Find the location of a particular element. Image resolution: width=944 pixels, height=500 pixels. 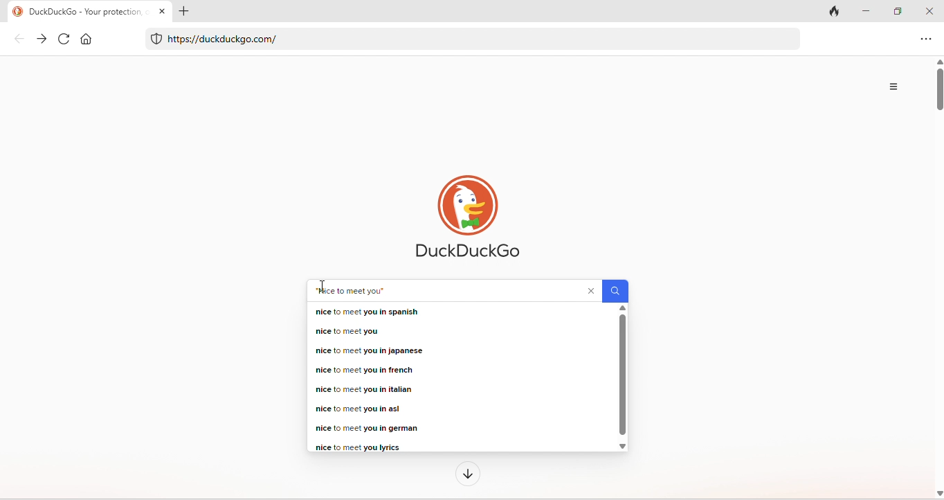

track tab is located at coordinates (832, 11).